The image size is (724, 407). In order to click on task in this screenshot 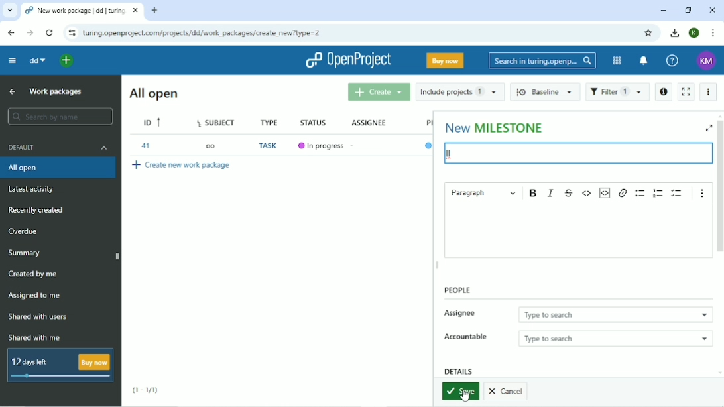, I will do `click(270, 146)`.